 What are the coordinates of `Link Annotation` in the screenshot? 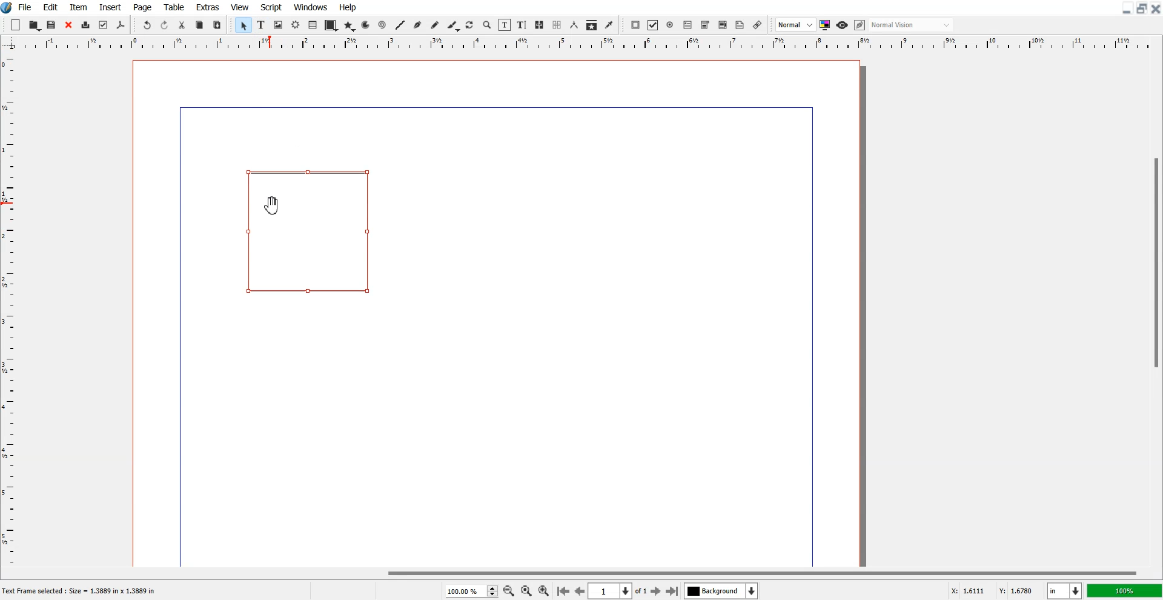 It's located at (757, 25).